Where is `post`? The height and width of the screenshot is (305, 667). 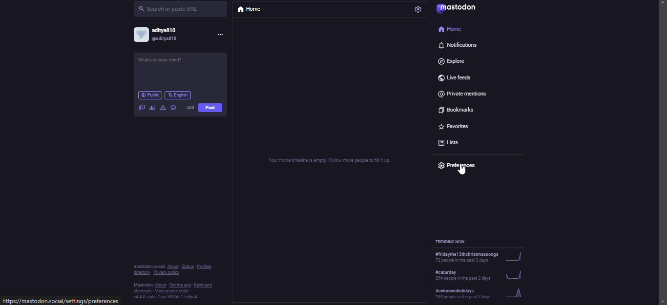
post is located at coordinates (212, 108).